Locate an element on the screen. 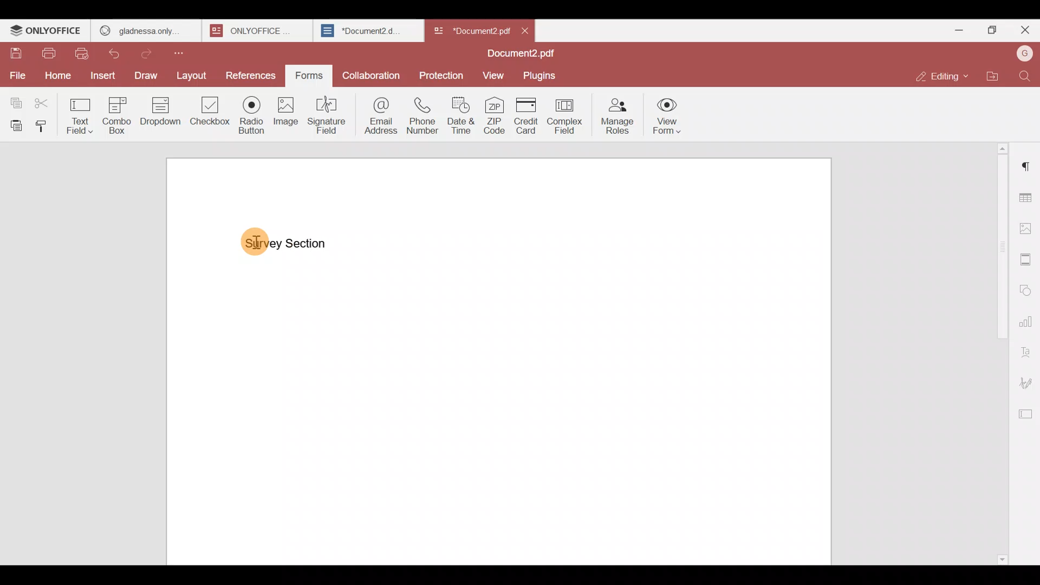  Header & footer settings is located at coordinates (1028, 262).